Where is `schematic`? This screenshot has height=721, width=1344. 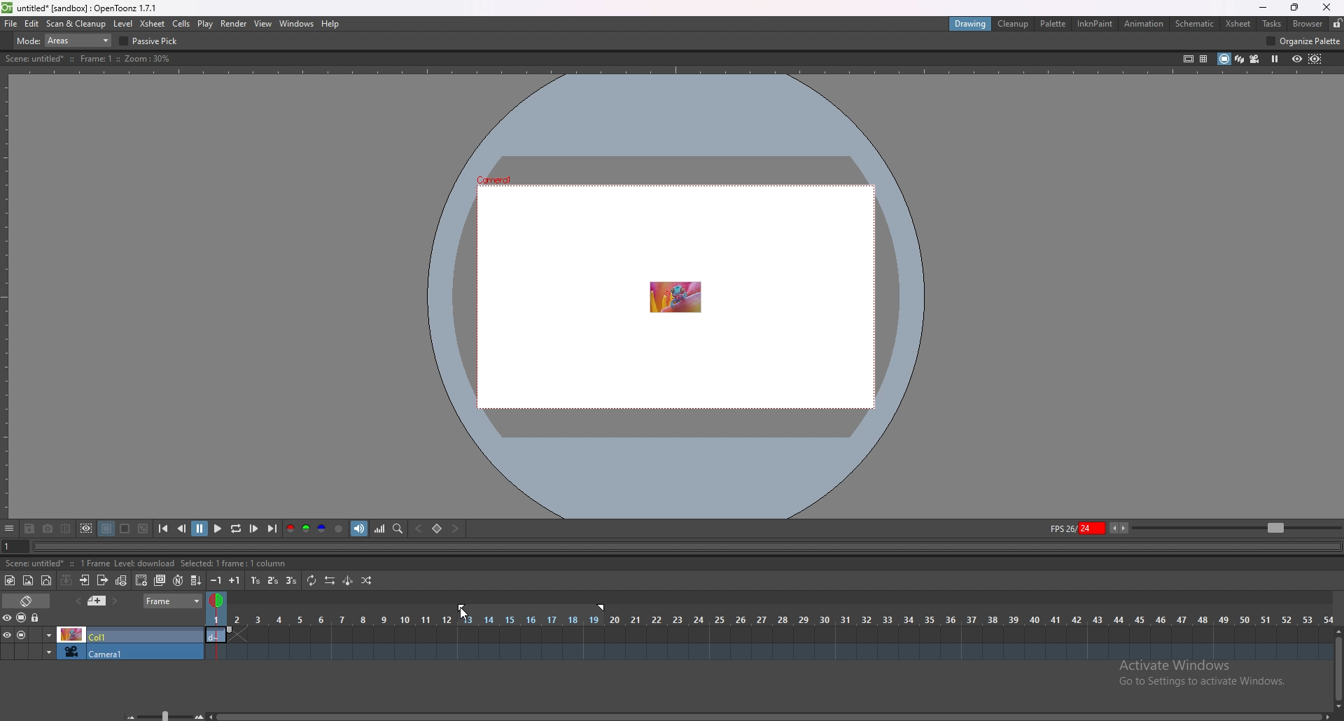 schematic is located at coordinates (1195, 24).